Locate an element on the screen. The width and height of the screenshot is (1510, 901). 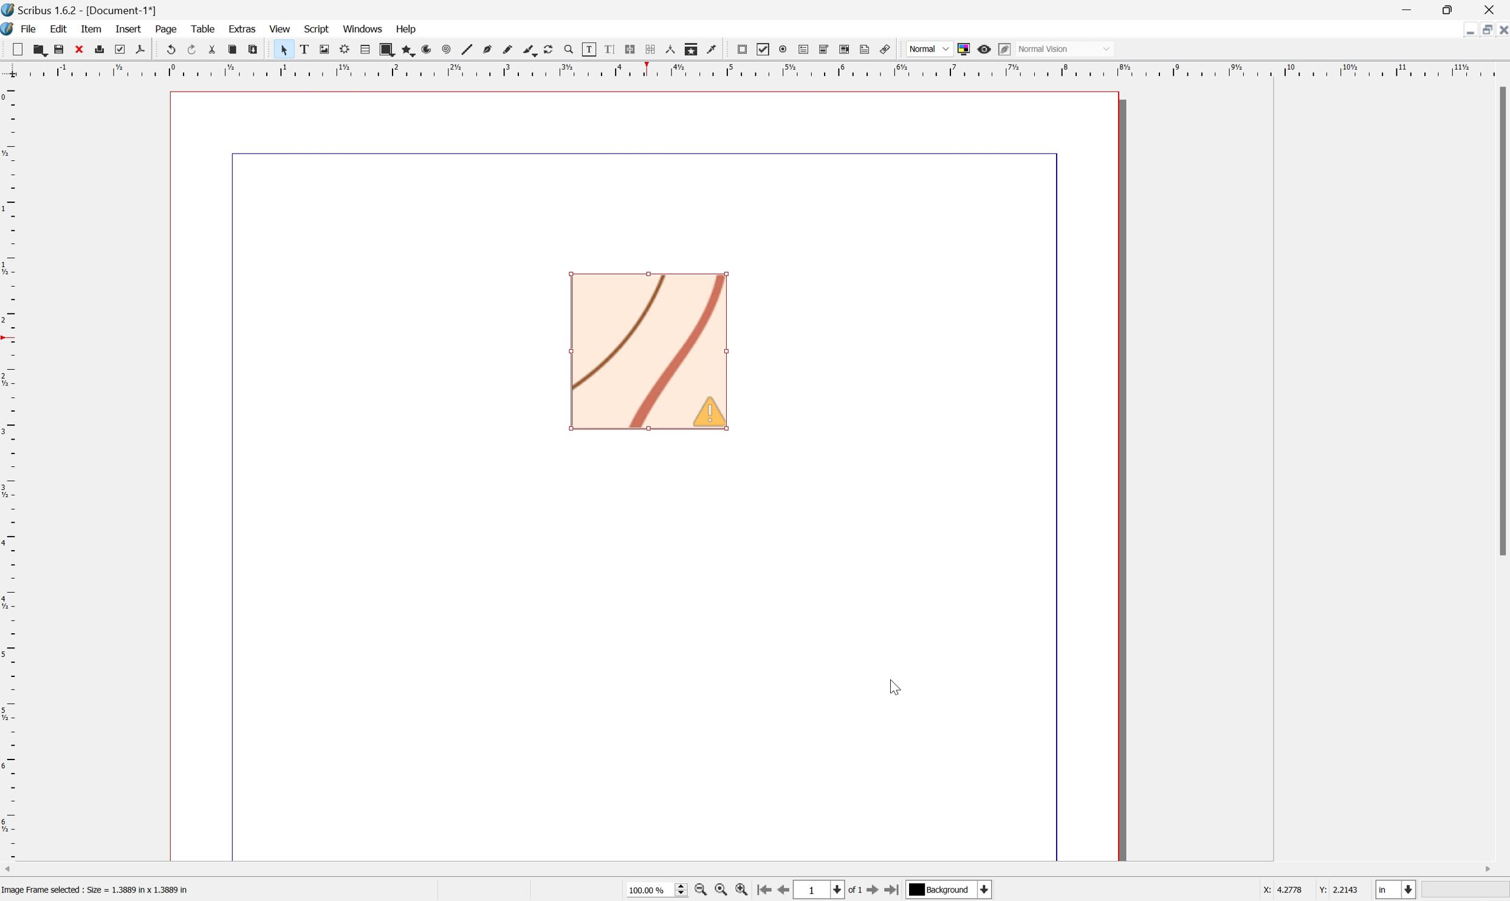
Scroll bar is located at coordinates (1500, 321).